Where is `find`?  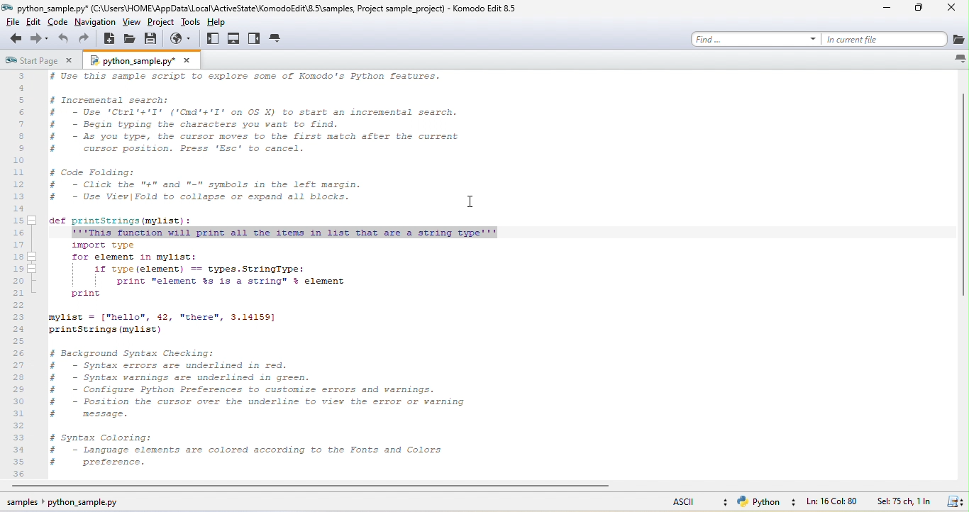 find is located at coordinates (755, 38).